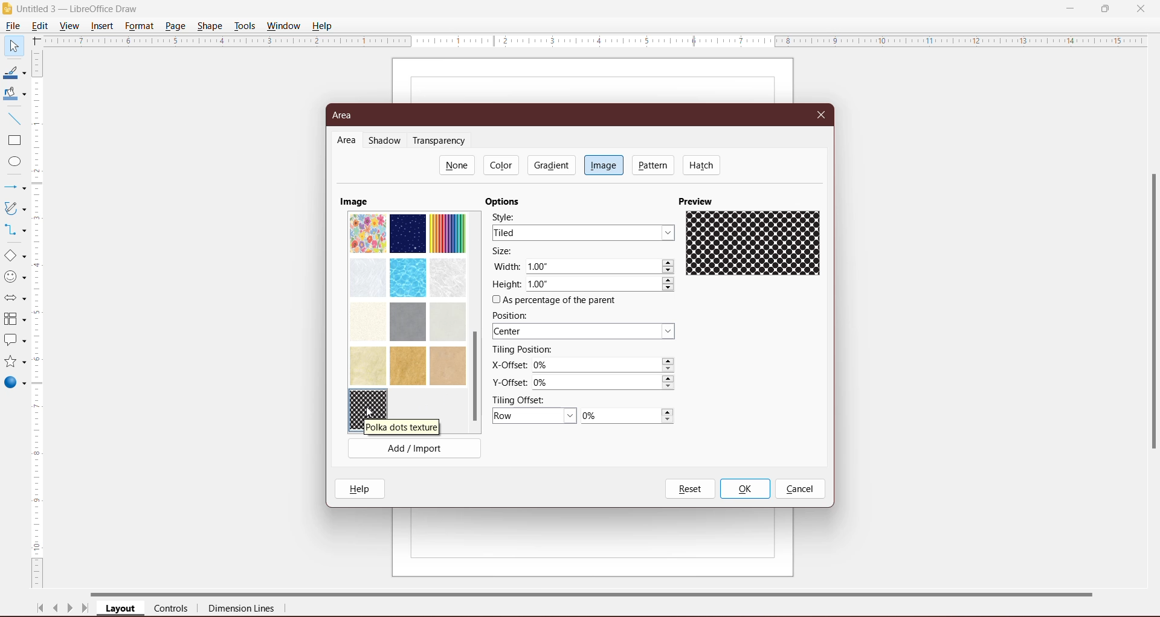 Image resolution: width=1160 pixels, height=617 pixels. I want to click on Scroll to next page, so click(70, 610).